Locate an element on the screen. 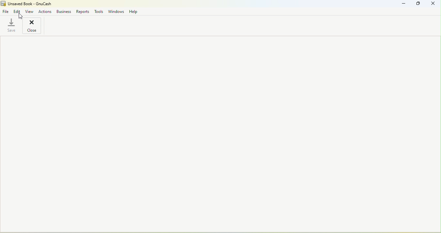  Edit is located at coordinates (17, 11).